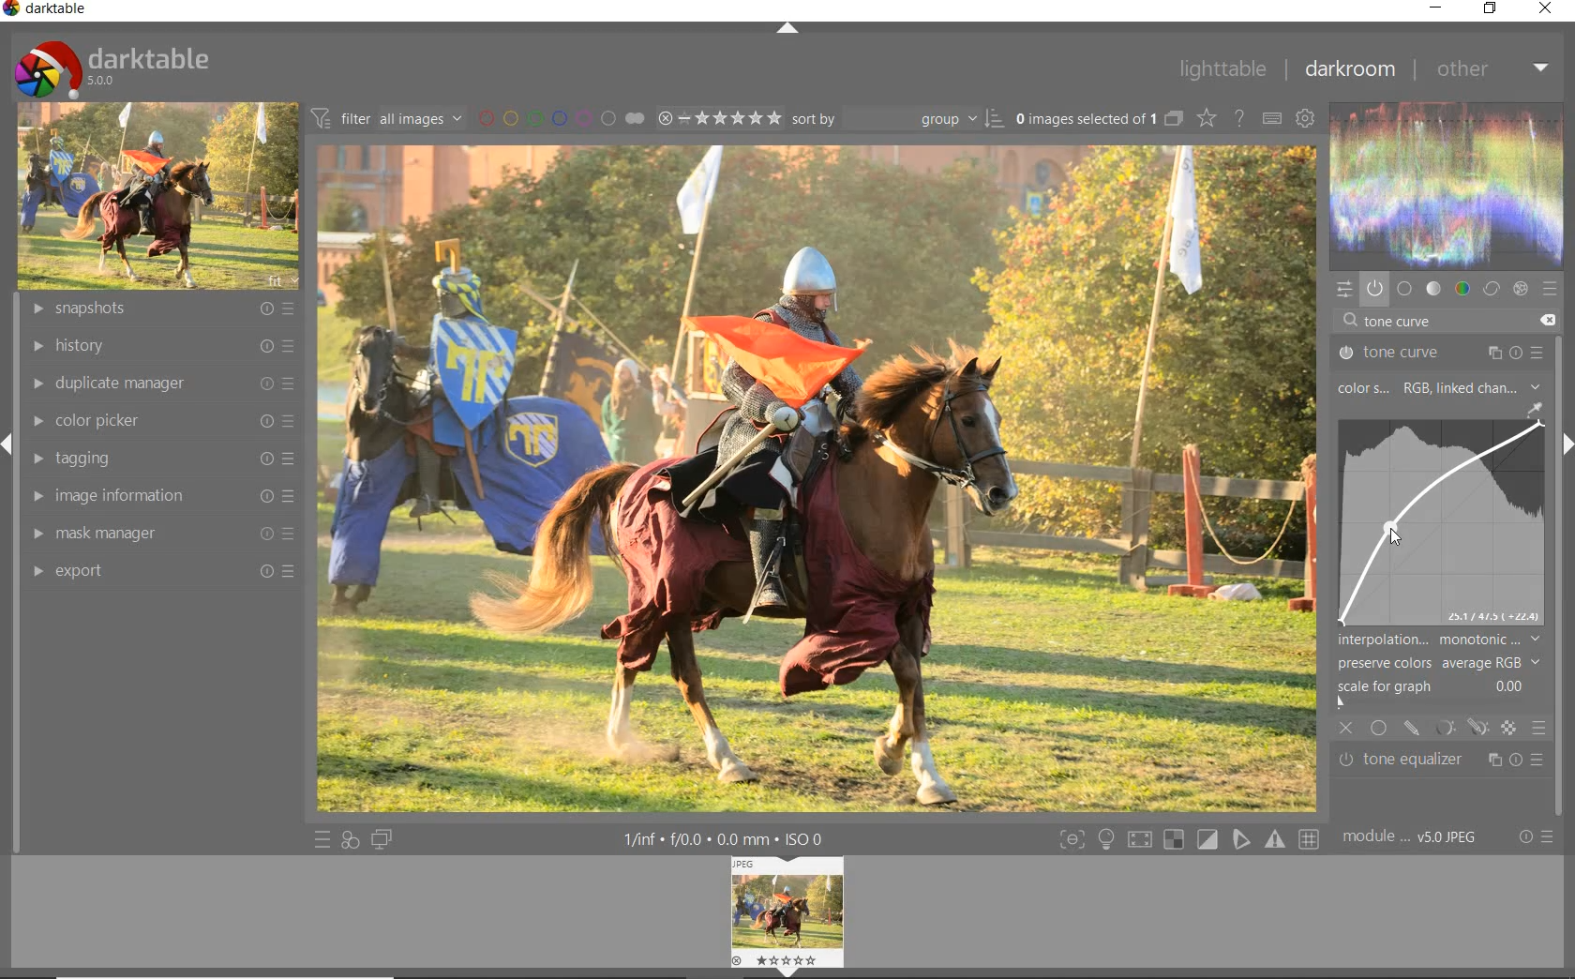 This screenshot has width=1575, height=979. Describe the element at coordinates (111, 65) in the screenshot. I see `darktable` at that location.